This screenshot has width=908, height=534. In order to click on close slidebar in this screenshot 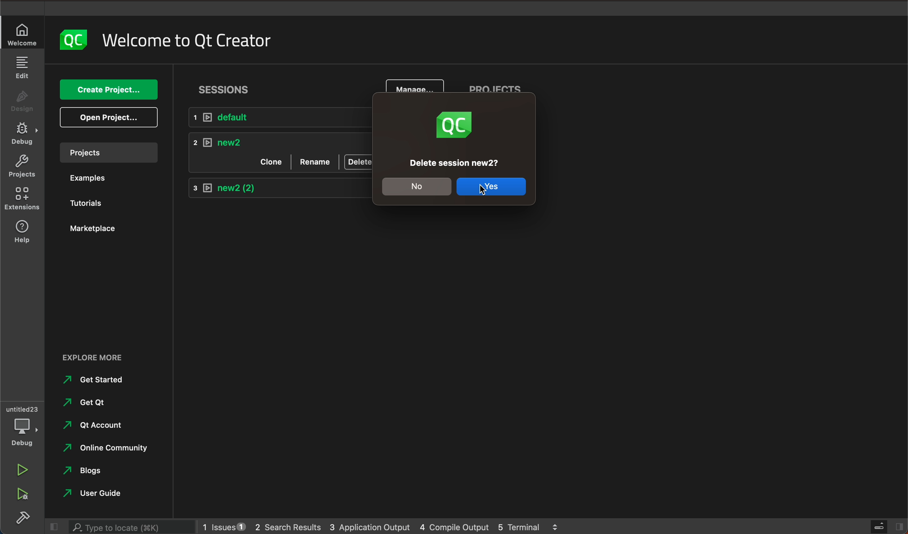, I will do `click(885, 526)`.